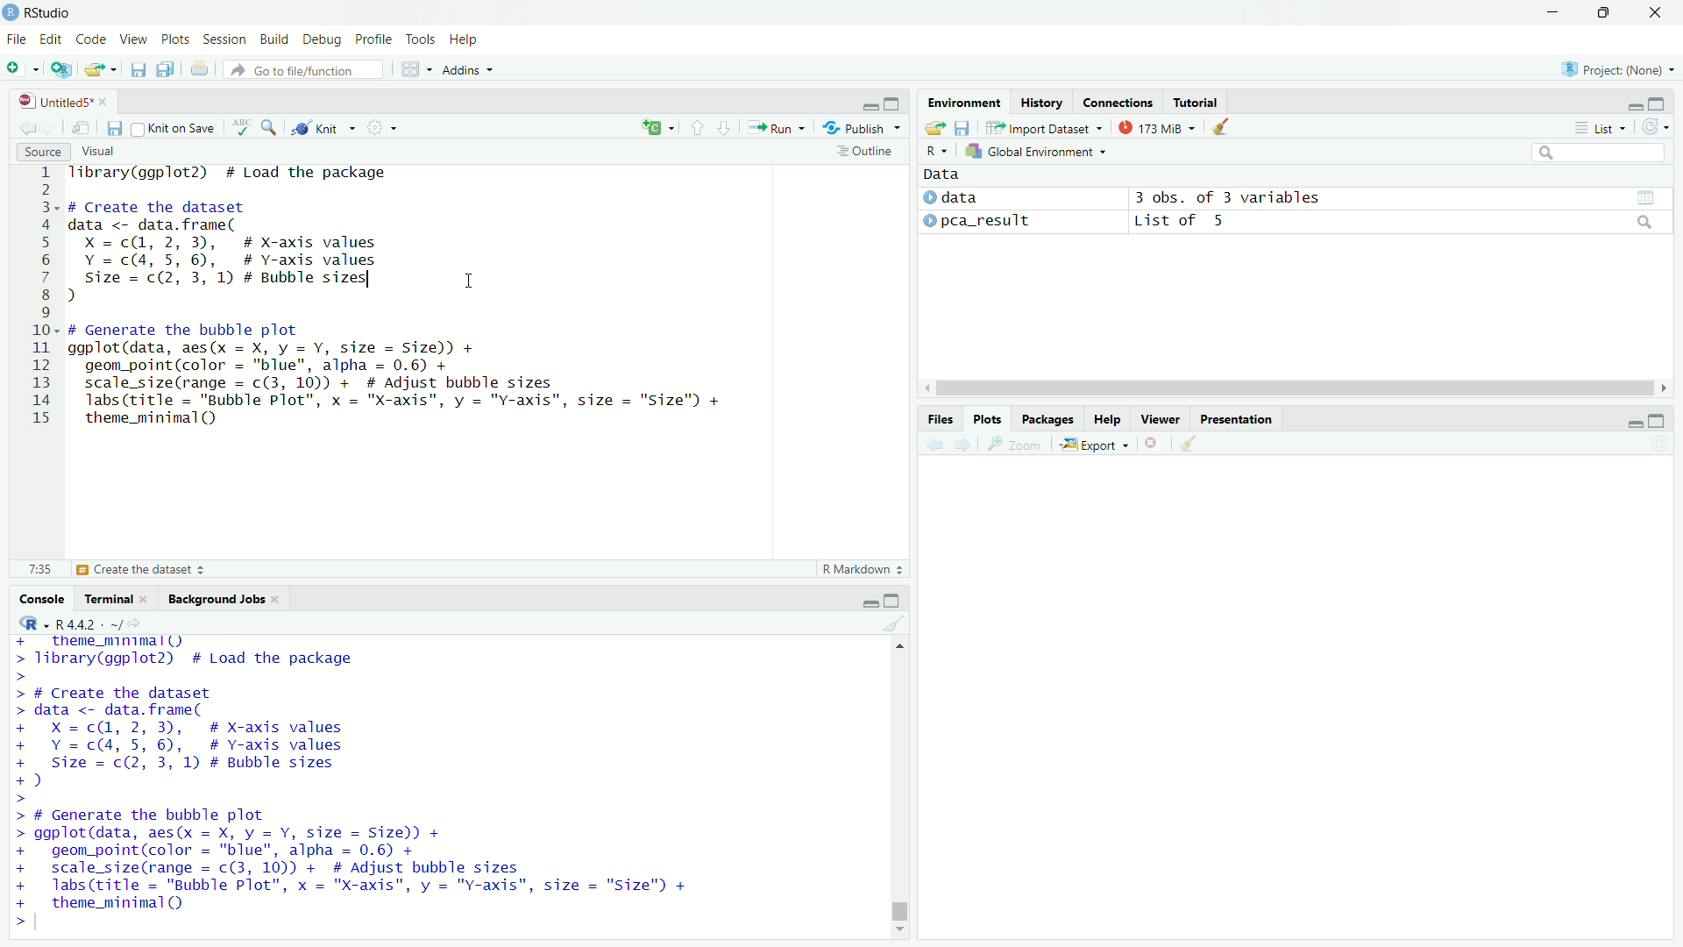 Image resolution: width=1683 pixels, height=947 pixels. What do you see at coordinates (726, 125) in the screenshot?
I see `go to next section` at bounding box center [726, 125].